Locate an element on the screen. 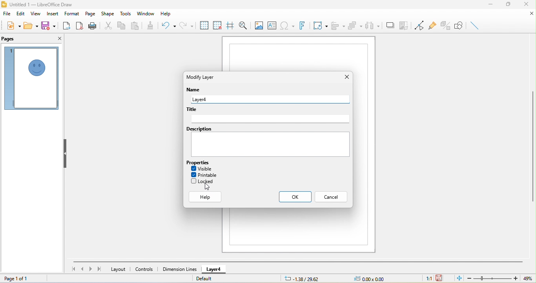 This screenshot has height=283, width=536. font work text is located at coordinates (303, 25).